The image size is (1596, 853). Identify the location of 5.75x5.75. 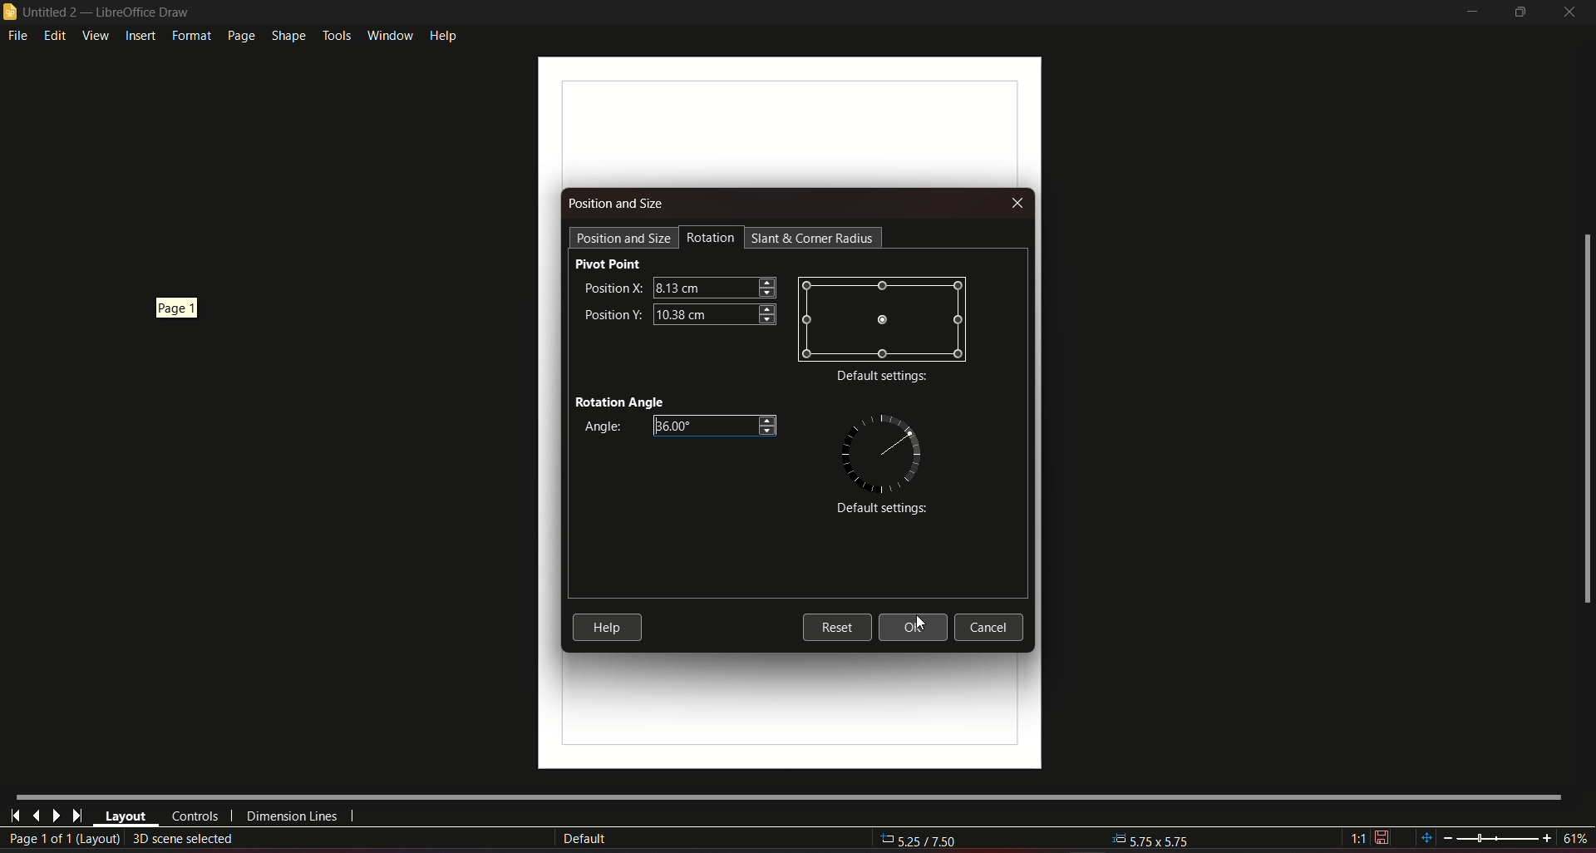
(1152, 838).